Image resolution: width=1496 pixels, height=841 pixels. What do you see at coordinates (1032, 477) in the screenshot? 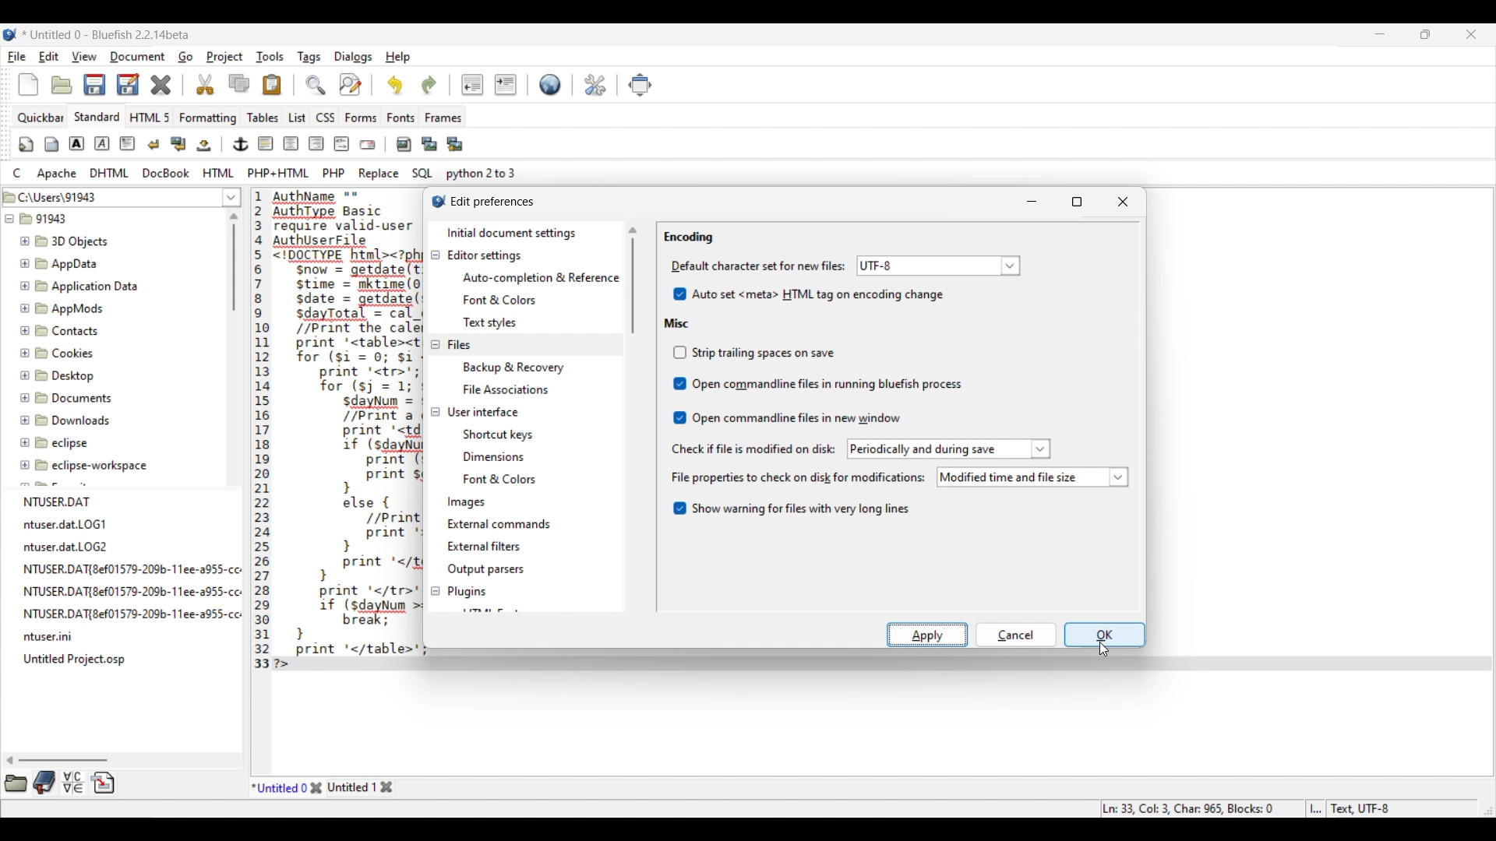
I see `List of file properties to check on disk modifications` at bounding box center [1032, 477].